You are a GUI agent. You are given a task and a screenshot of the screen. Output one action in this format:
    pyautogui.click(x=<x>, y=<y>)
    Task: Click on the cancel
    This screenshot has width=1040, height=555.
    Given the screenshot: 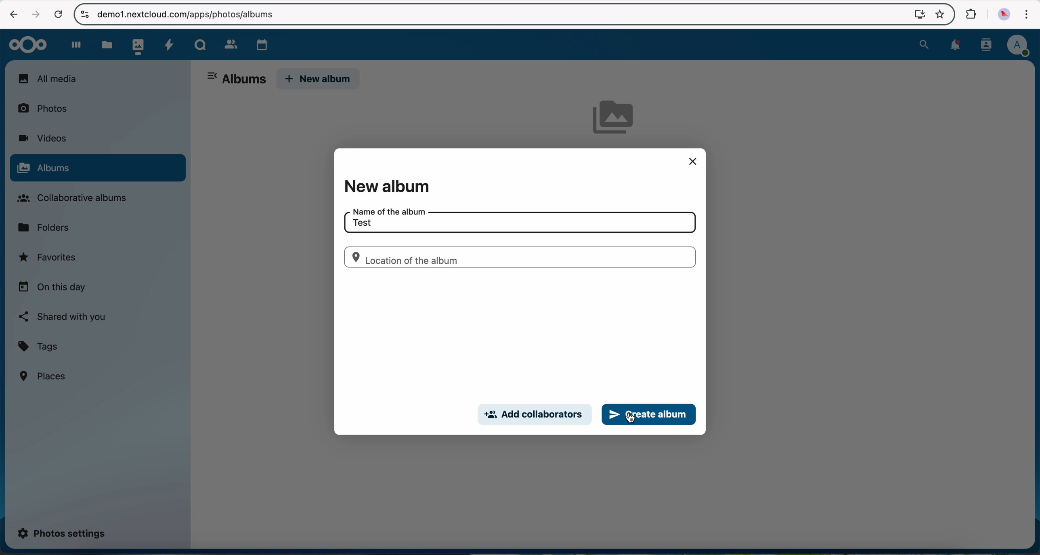 What is the action you would take?
    pyautogui.click(x=58, y=15)
    